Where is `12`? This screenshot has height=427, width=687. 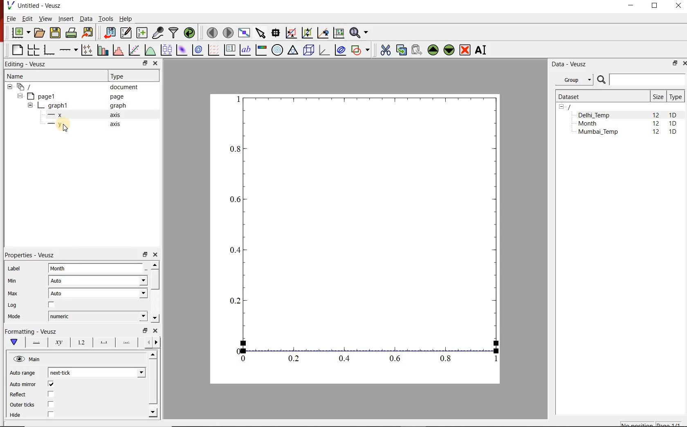
12 is located at coordinates (656, 124).